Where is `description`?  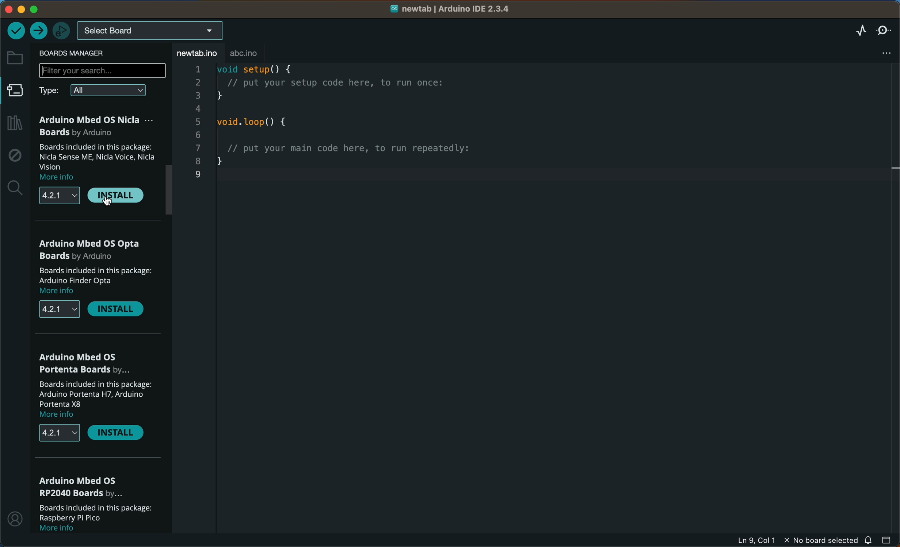
description is located at coordinates (95, 513).